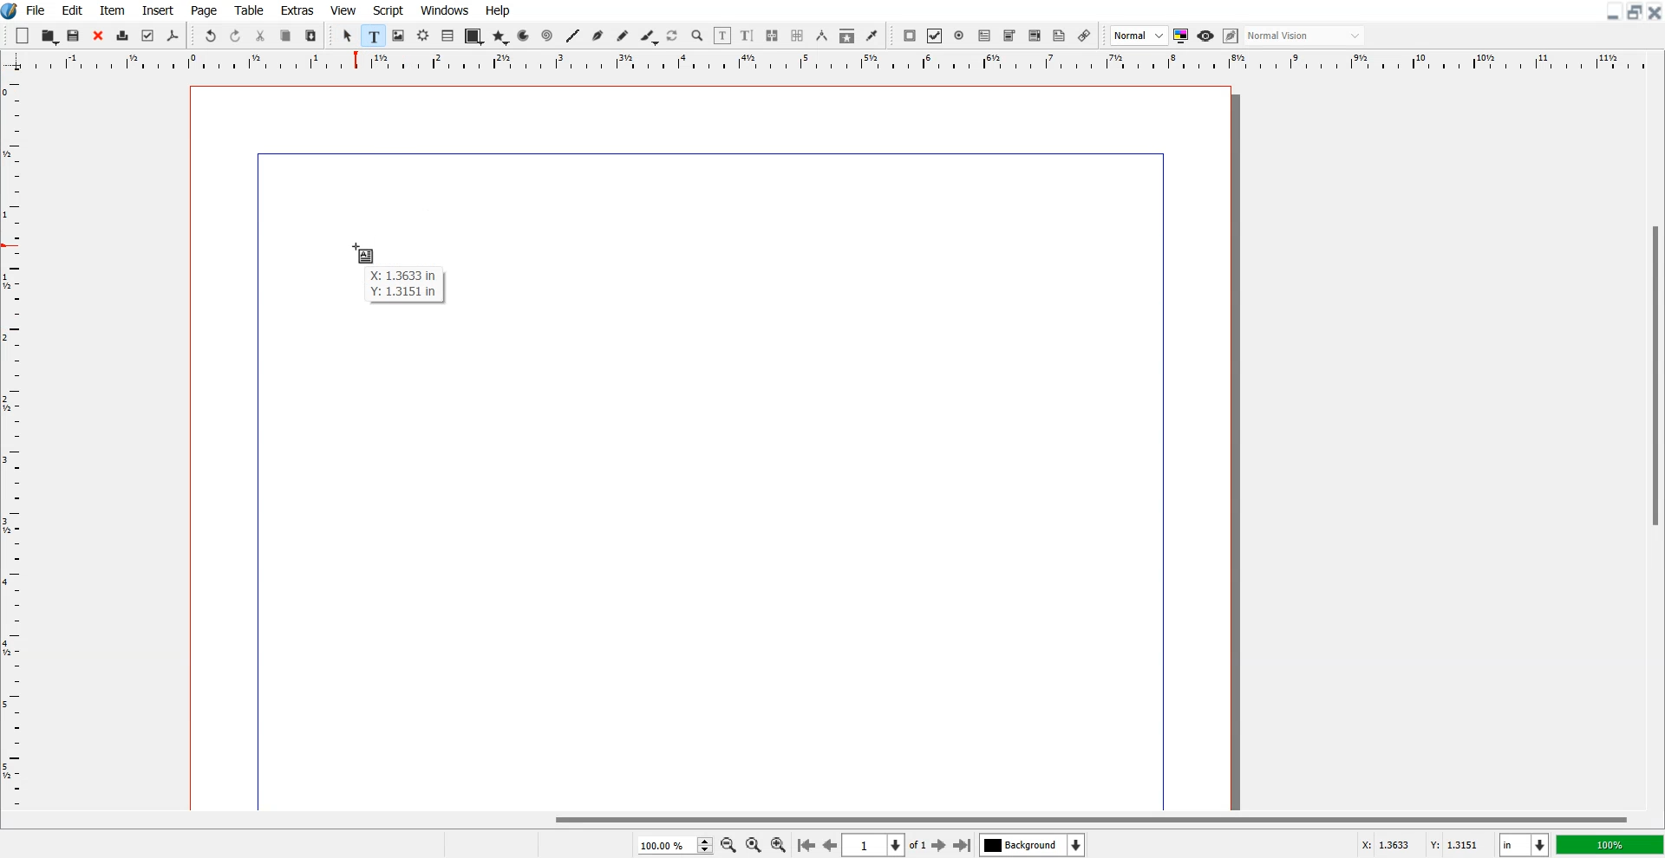 The width and height of the screenshot is (1665, 858). What do you see at coordinates (123, 37) in the screenshot?
I see `Print` at bounding box center [123, 37].